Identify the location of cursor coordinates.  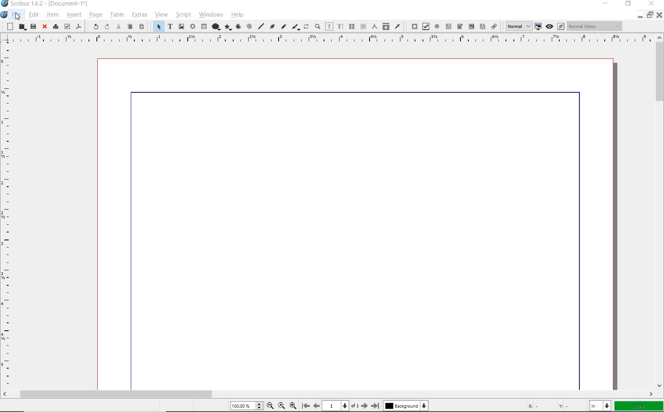
(555, 406).